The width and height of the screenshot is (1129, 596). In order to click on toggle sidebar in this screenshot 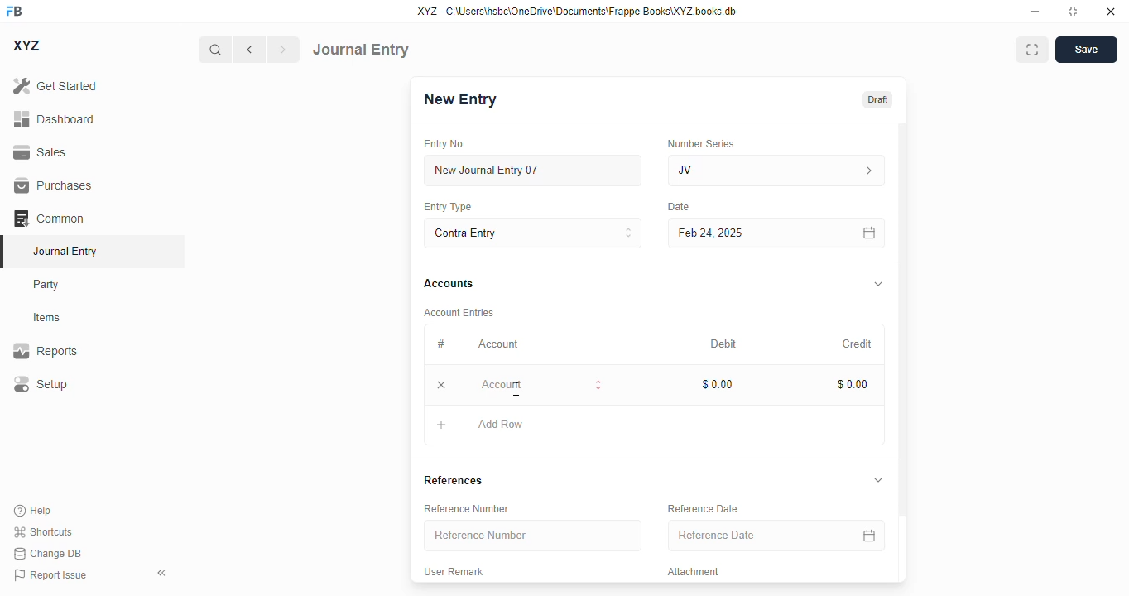, I will do `click(163, 573)`.